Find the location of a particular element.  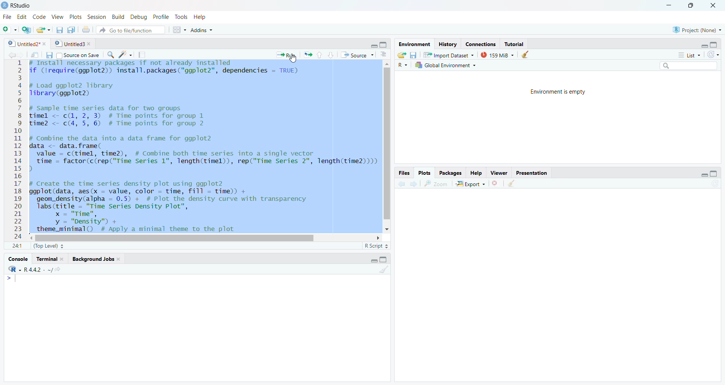

Tools is located at coordinates (180, 17).